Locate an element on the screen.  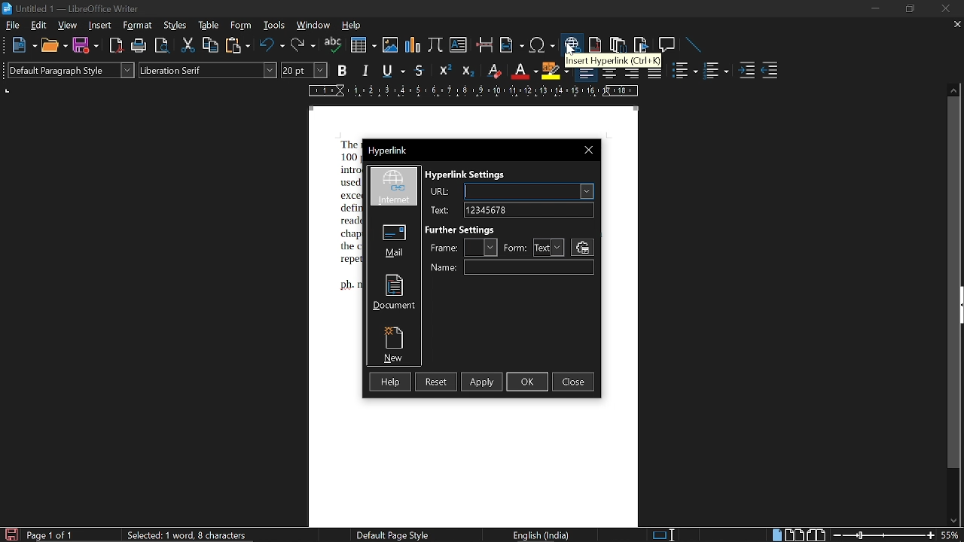
font style is located at coordinates (208, 70).